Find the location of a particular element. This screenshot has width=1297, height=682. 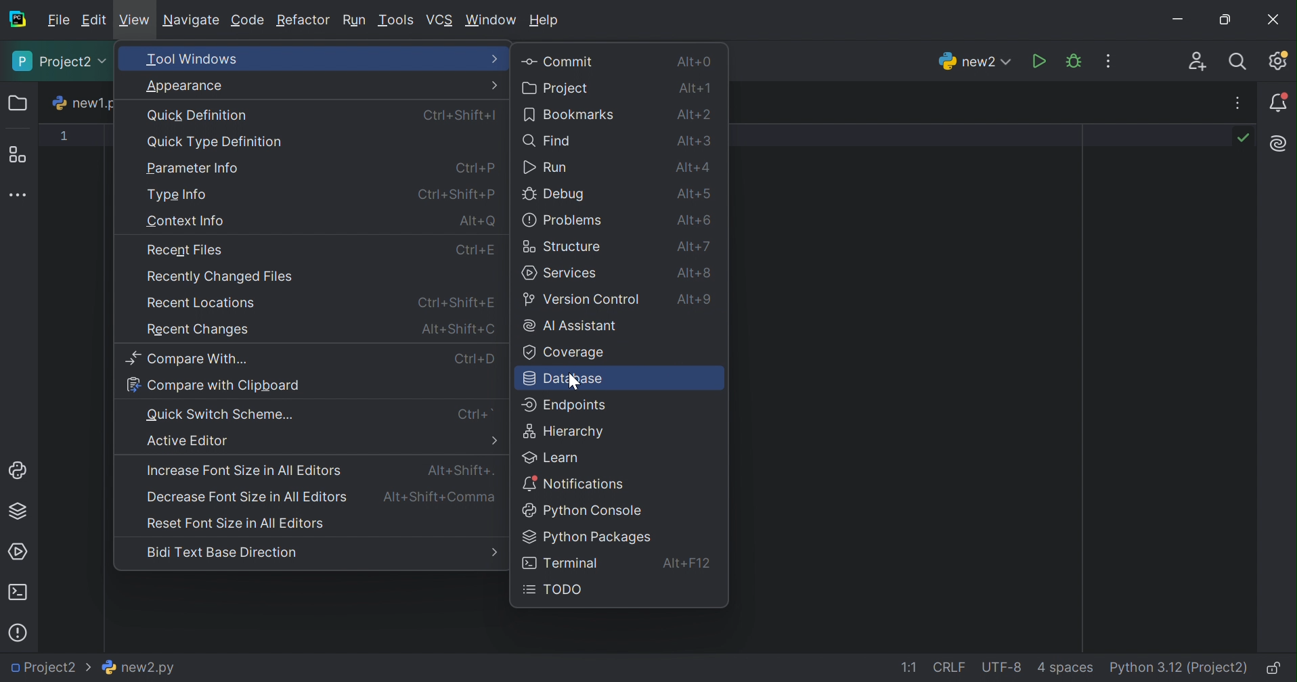

Services is located at coordinates (18, 553).